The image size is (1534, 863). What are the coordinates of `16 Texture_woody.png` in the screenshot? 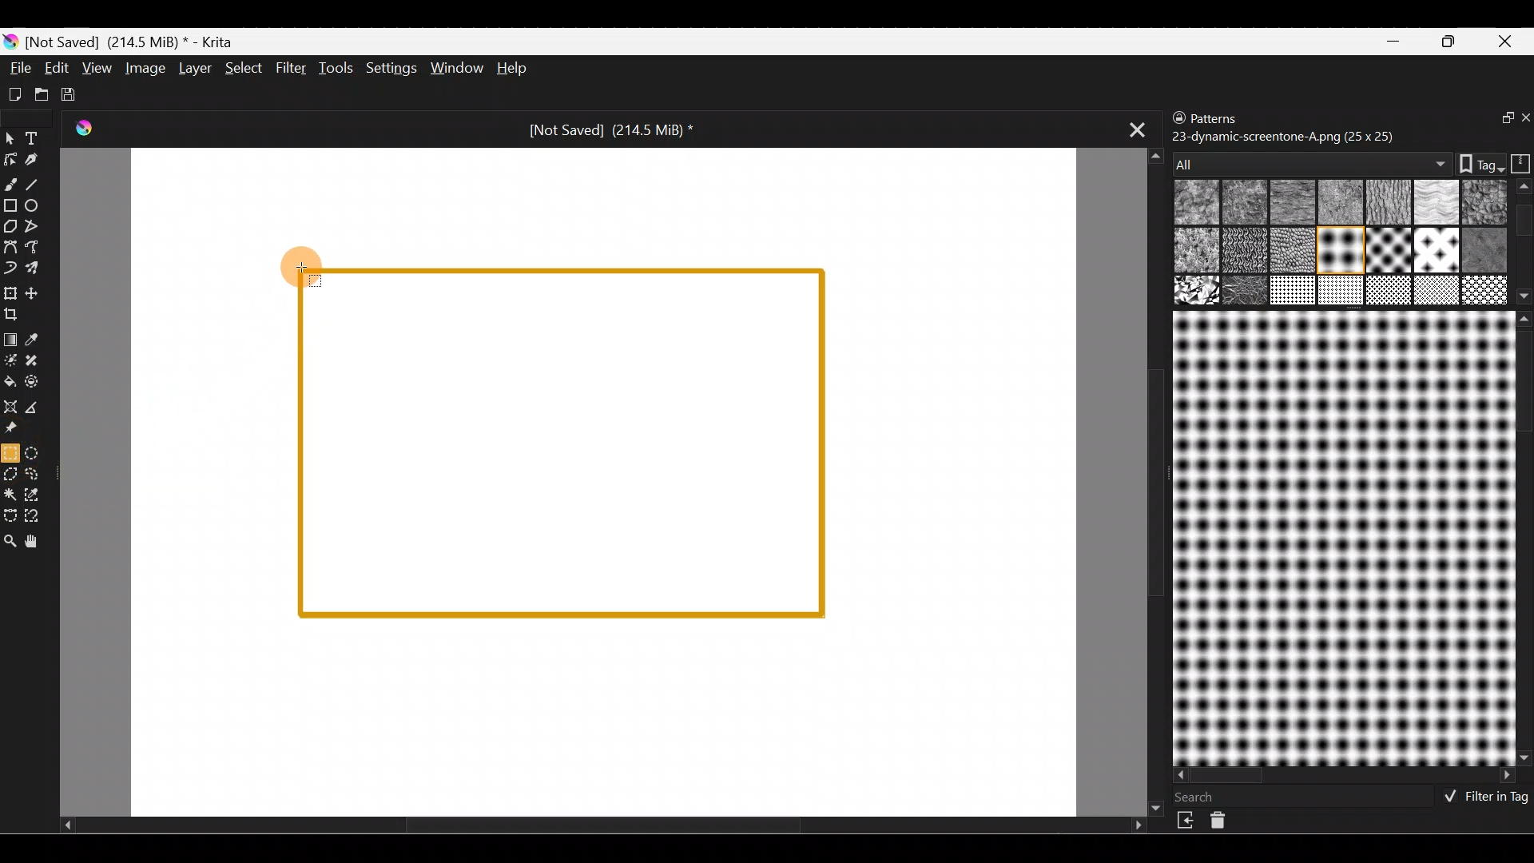 It's located at (1294, 292).